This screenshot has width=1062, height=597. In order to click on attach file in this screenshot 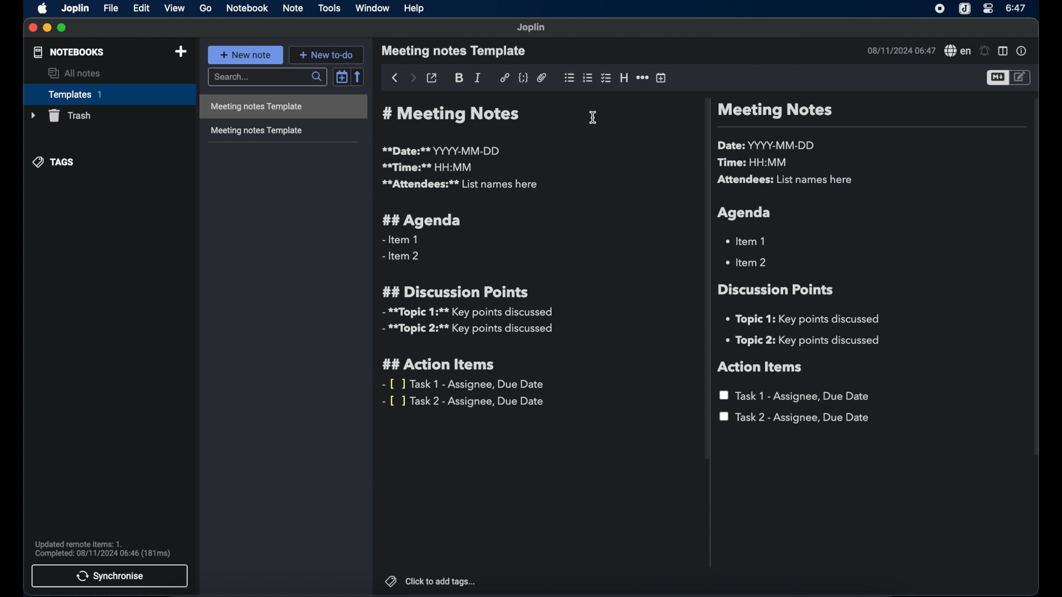, I will do `click(542, 78)`.